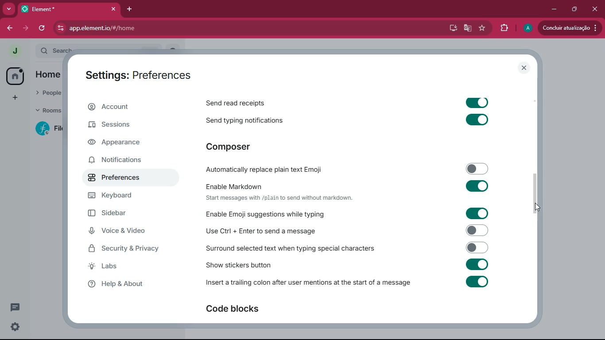  Describe the element at coordinates (131, 285) in the screenshot. I see `help` at that location.